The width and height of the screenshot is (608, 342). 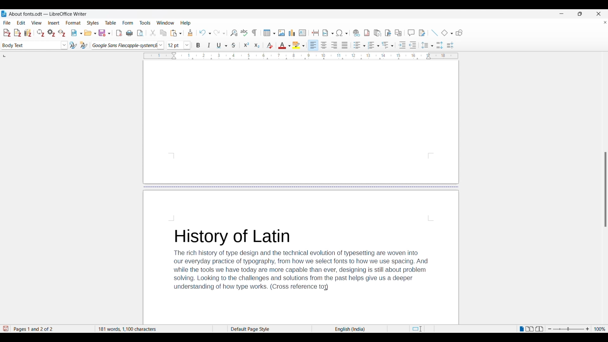 I want to click on Insert cross-reference, so click(x=398, y=33).